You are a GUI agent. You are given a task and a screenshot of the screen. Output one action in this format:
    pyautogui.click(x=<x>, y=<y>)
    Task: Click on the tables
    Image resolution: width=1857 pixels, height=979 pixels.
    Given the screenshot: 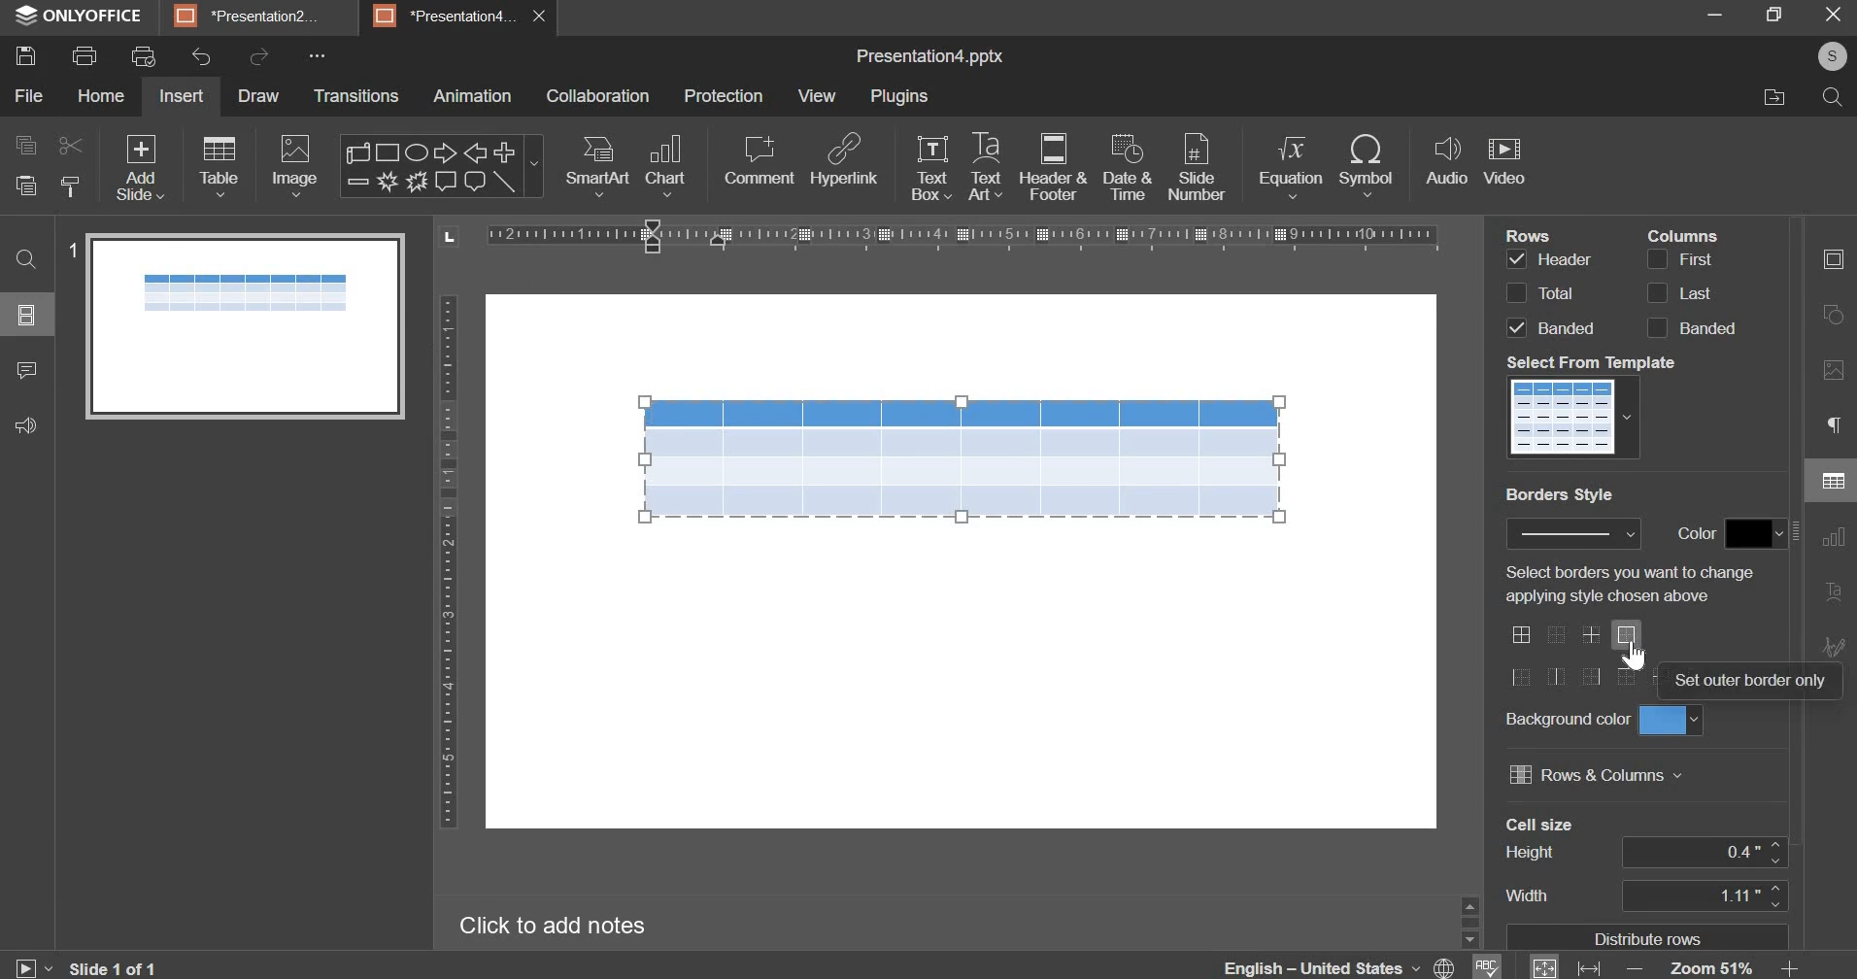 What is the action you would take?
    pyautogui.click(x=219, y=165)
    